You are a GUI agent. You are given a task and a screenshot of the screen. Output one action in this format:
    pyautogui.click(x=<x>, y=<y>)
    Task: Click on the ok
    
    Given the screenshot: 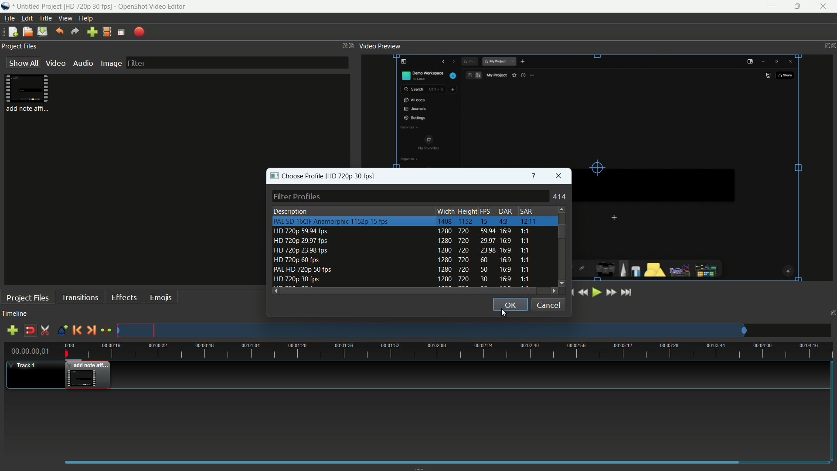 What is the action you would take?
    pyautogui.click(x=510, y=304)
    